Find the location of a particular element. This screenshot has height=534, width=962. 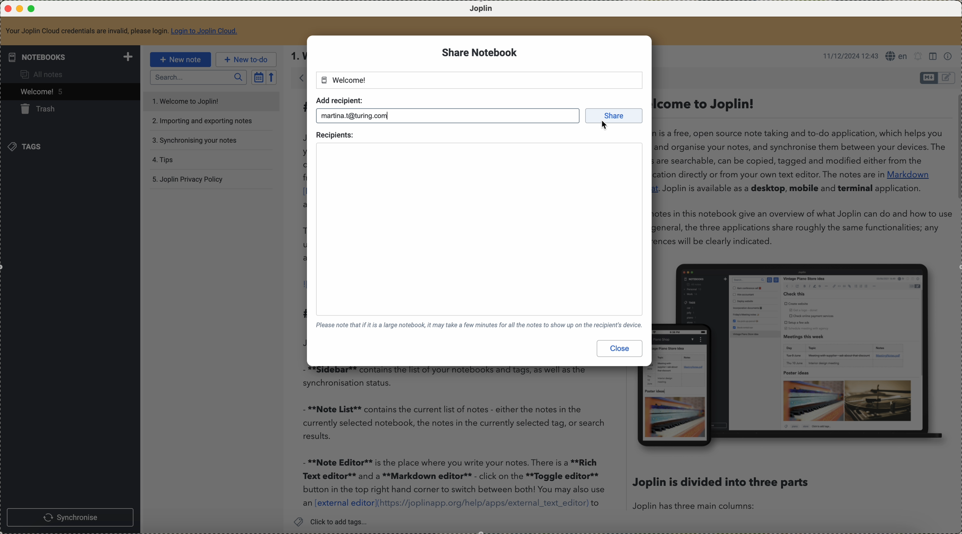

your Joplin Cloud credentials are invalid, please login to Joplin Cloud is located at coordinates (122, 31).